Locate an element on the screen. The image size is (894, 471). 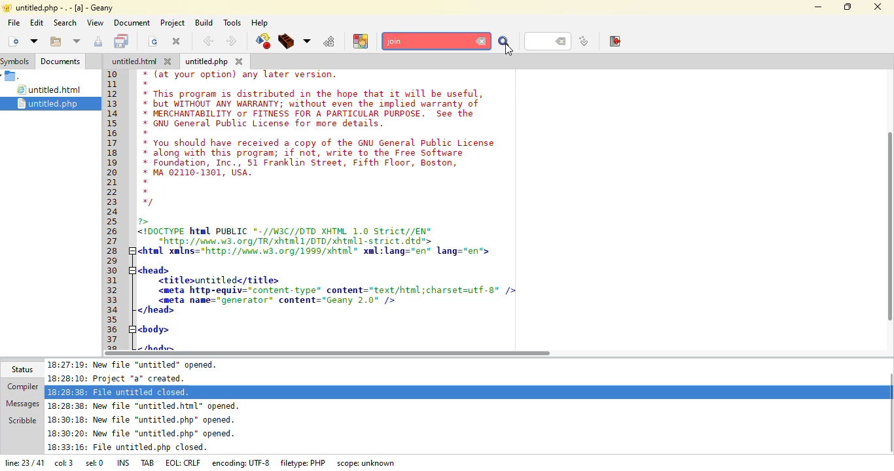
35 is located at coordinates (112, 319).